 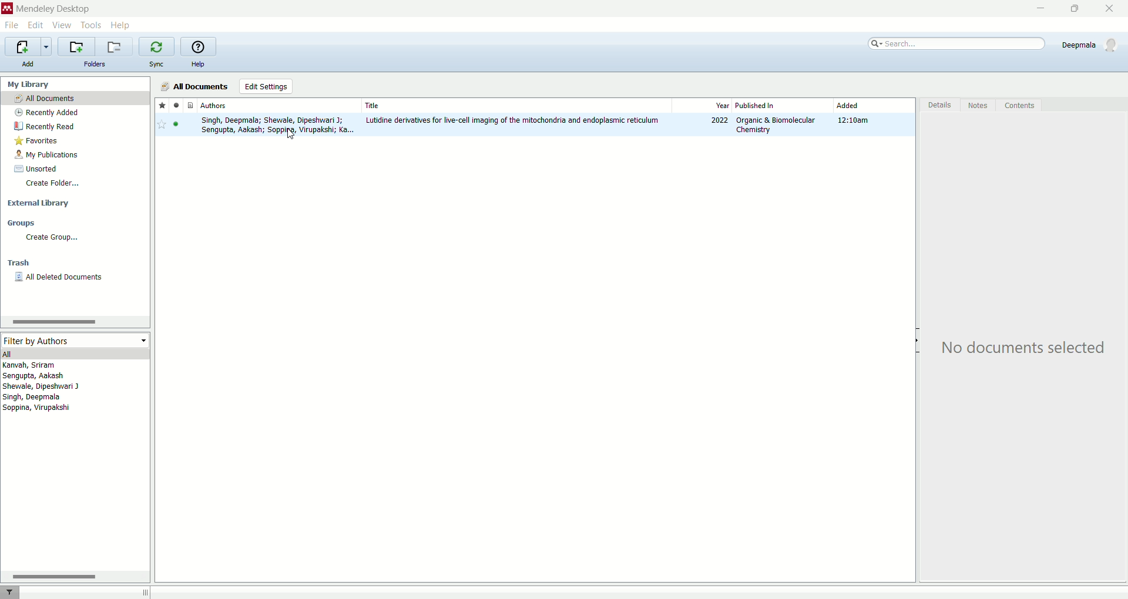 I want to click on import additional documents to the current collection, so click(x=29, y=46).